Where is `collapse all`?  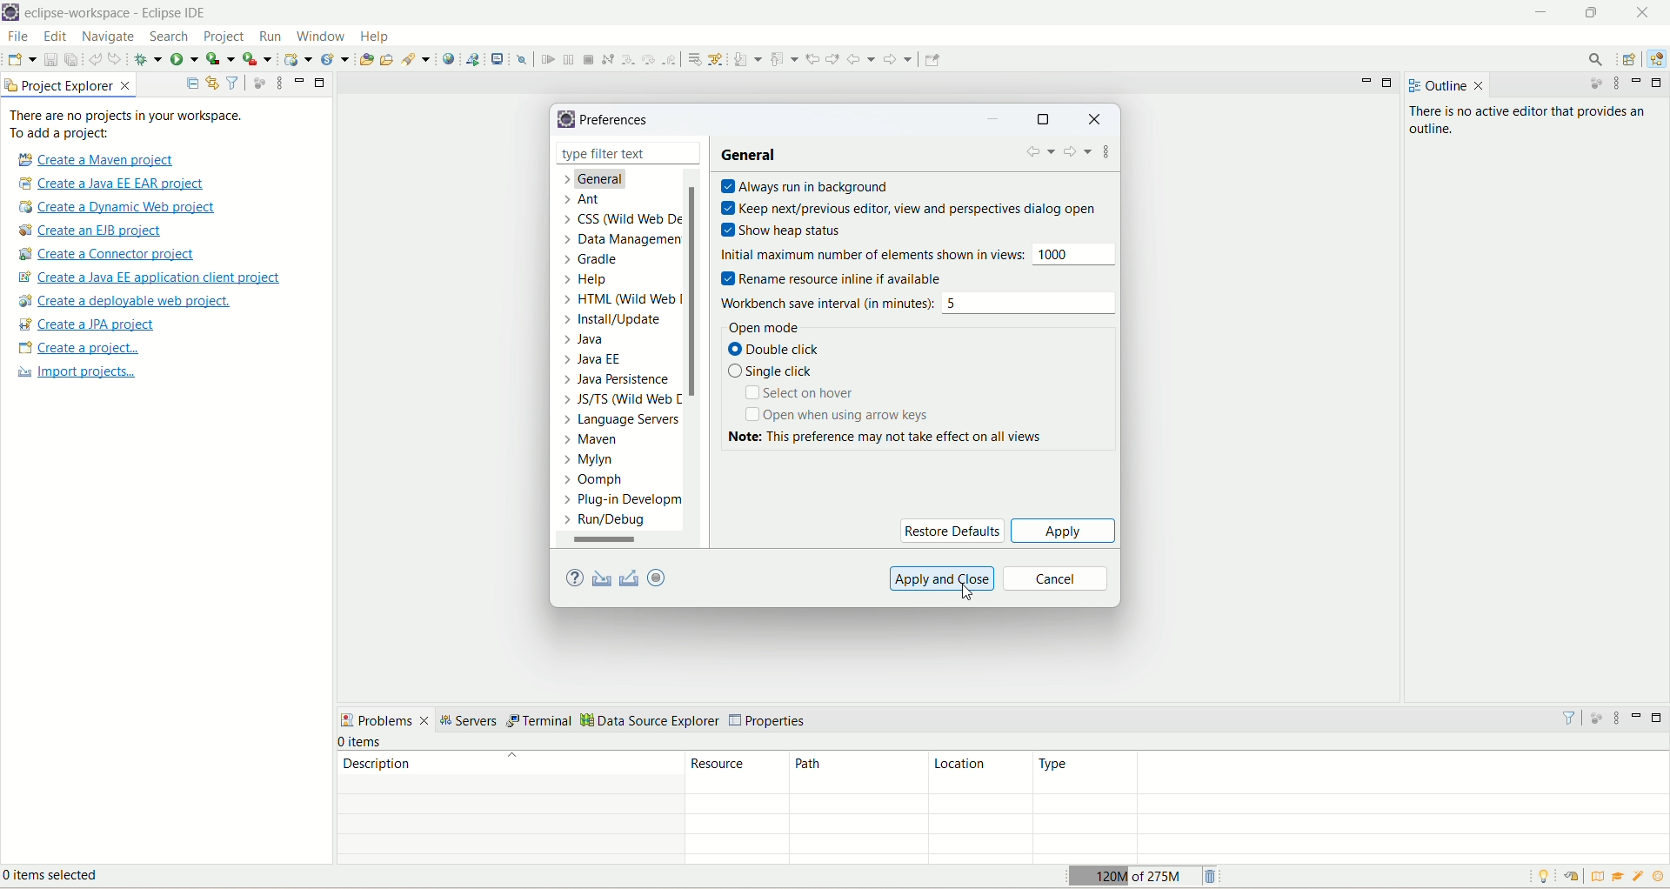
collapse all is located at coordinates (192, 84).